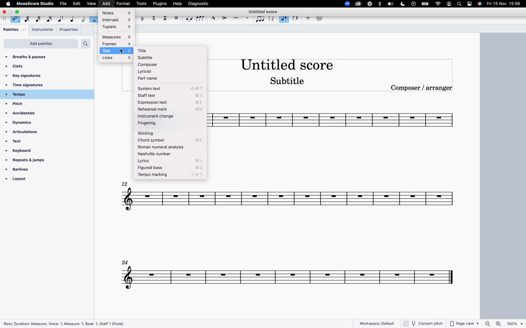  Describe the element at coordinates (18, 12) in the screenshot. I see `maximize` at that location.